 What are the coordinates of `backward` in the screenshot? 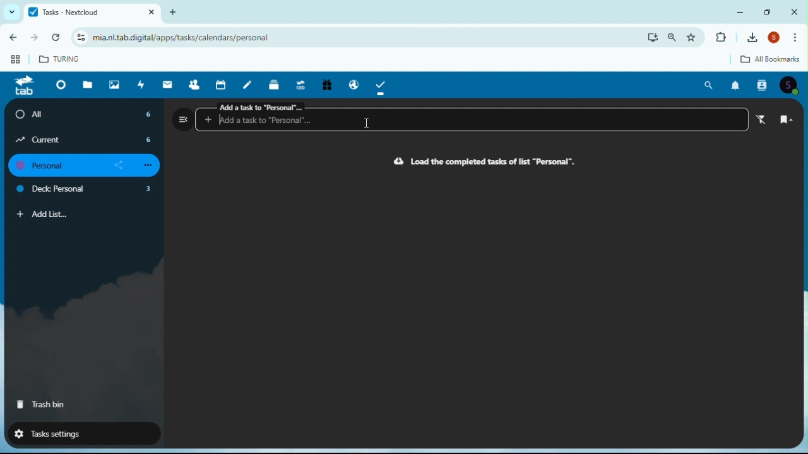 It's located at (11, 40).